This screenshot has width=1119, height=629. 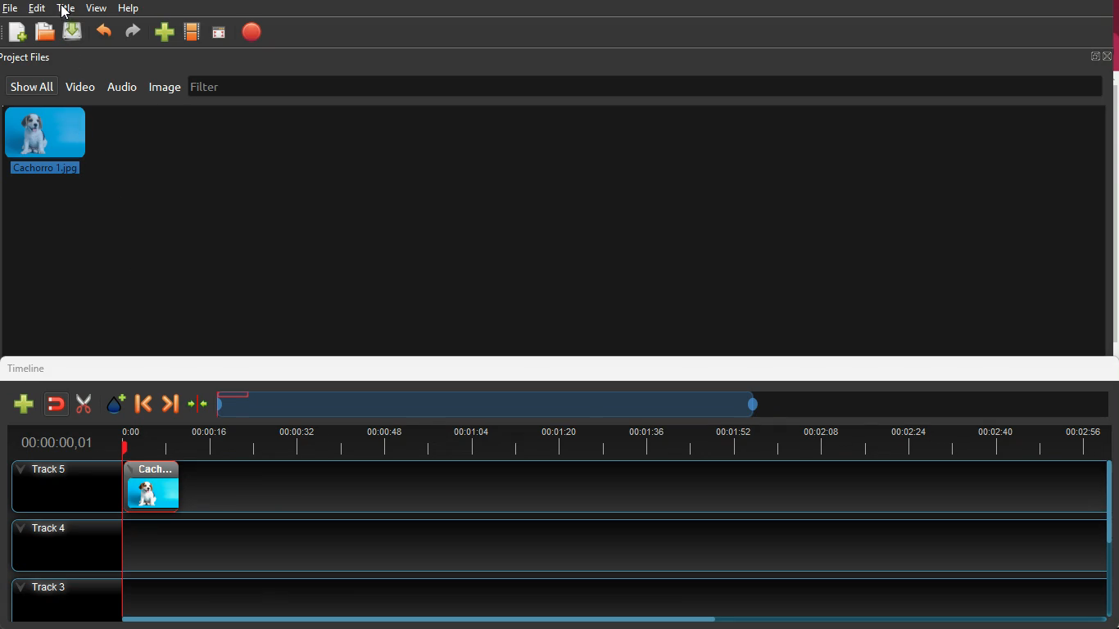 I want to click on forward, so click(x=170, y=405).